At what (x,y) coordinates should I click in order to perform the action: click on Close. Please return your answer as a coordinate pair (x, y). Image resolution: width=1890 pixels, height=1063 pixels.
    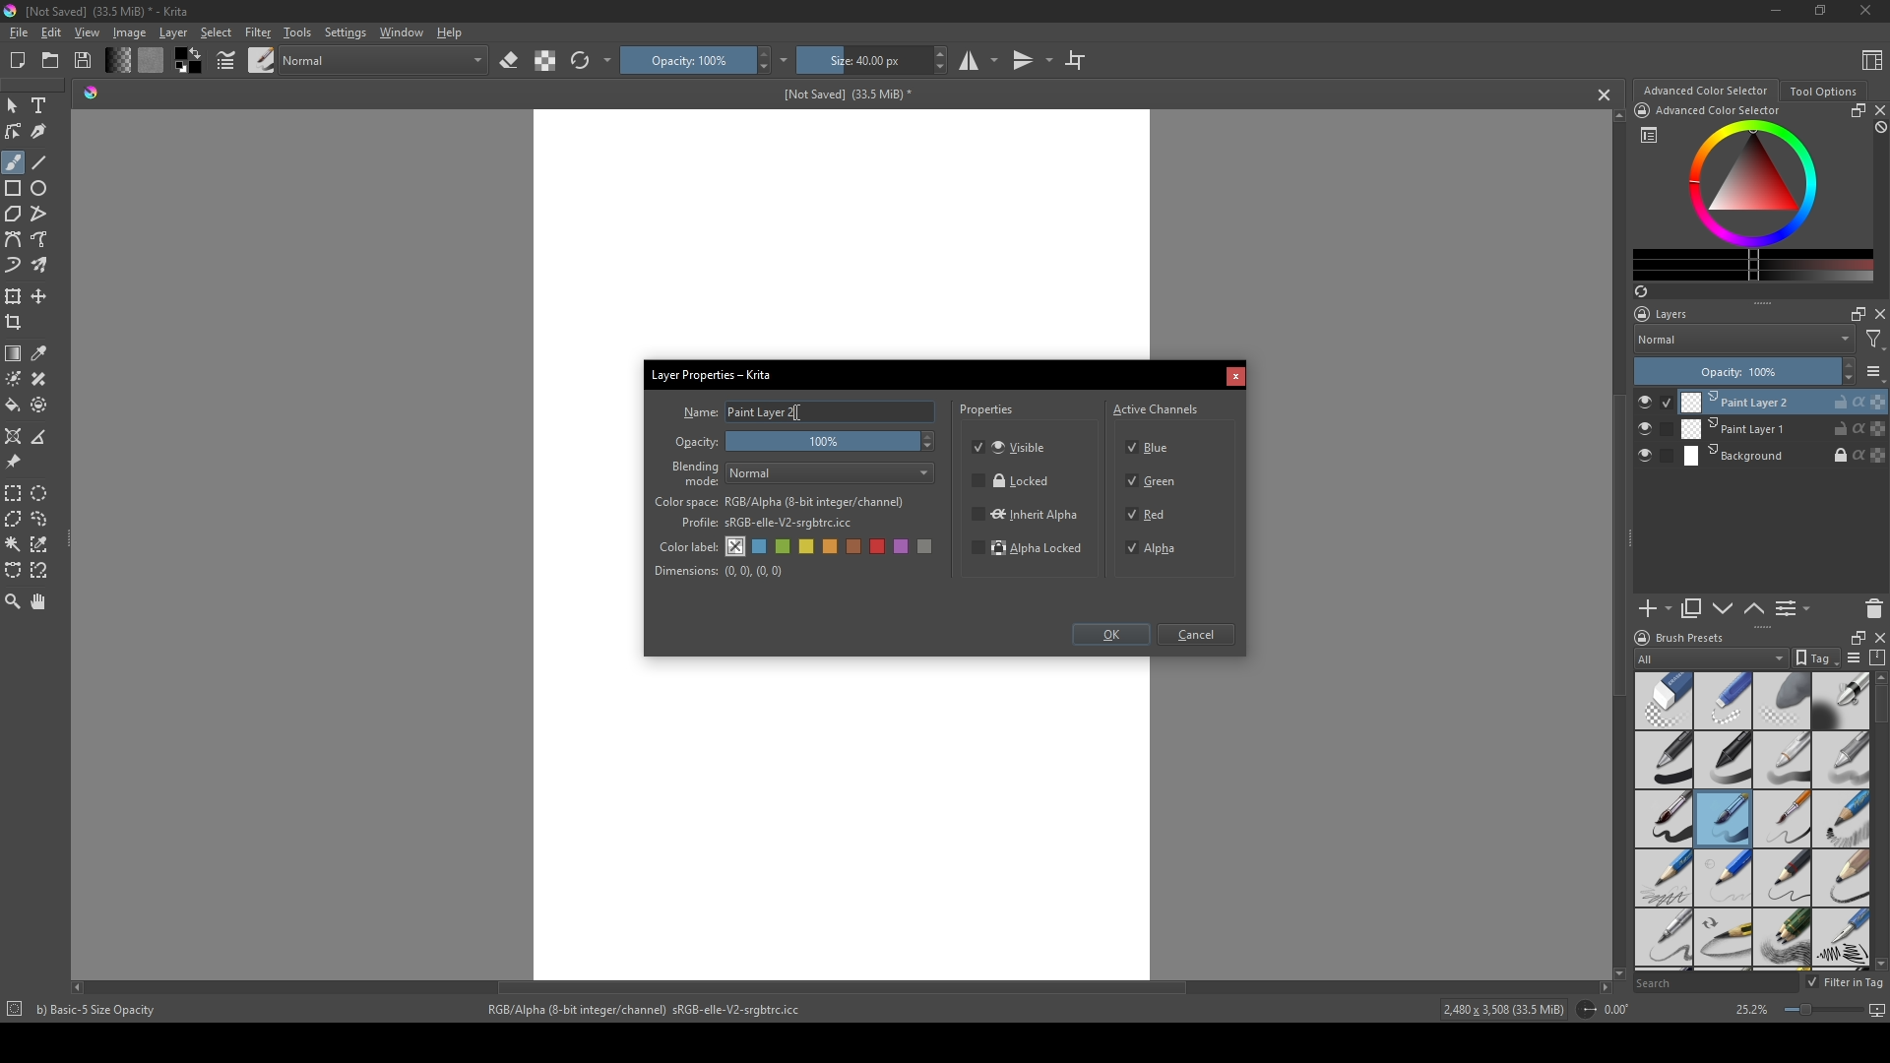
    Looking at the image, I should click on (1861, 12).